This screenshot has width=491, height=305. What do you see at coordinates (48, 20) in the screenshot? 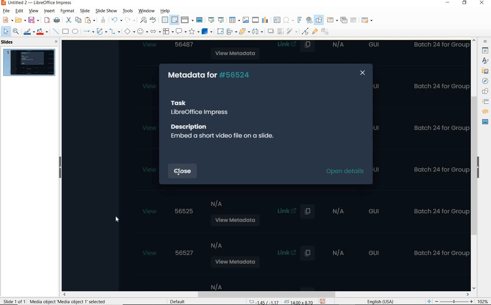
I see `EXPORT AS PDF` at bounding box center [48, 20].